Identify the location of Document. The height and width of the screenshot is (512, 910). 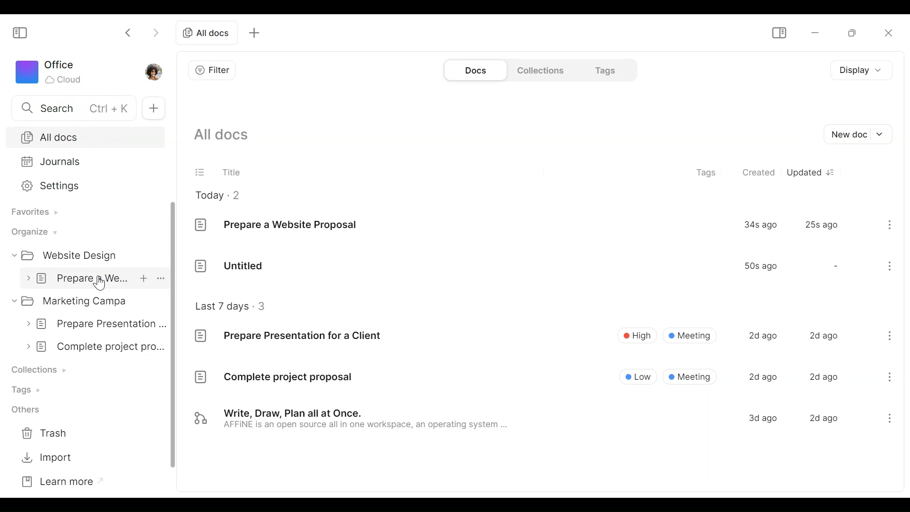
(542, 419).